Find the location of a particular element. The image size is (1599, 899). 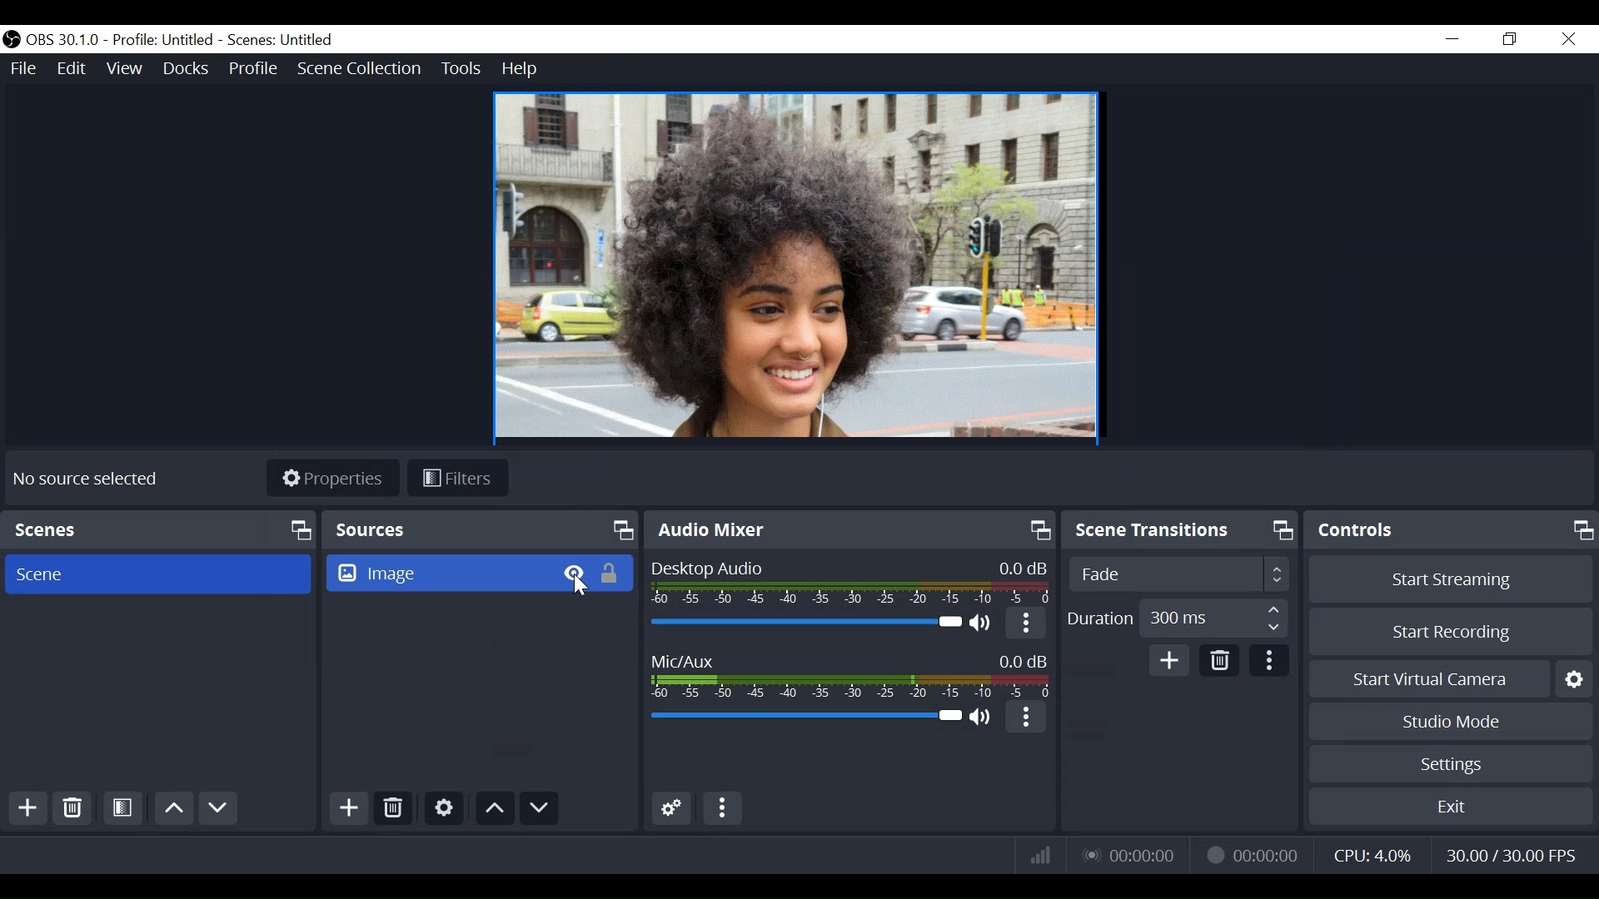

Audio Mixer is located at coordinates (848, 530).